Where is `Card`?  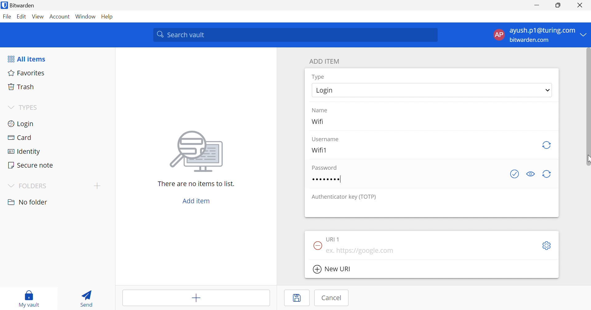 Card is located at coordinates (19, 137).